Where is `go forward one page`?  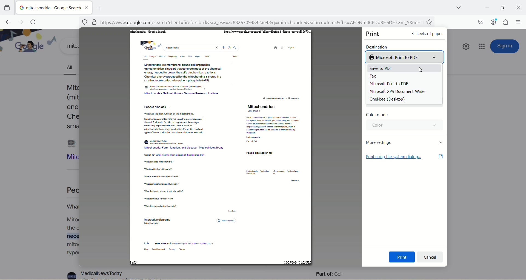 go forward one page is located at coordinates (19, 22).